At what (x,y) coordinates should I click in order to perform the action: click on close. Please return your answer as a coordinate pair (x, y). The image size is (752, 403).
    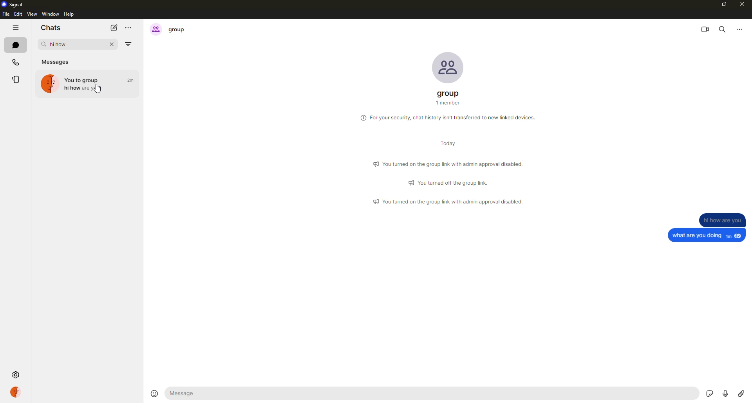
    Looking at the image, I should click on (113, 45).